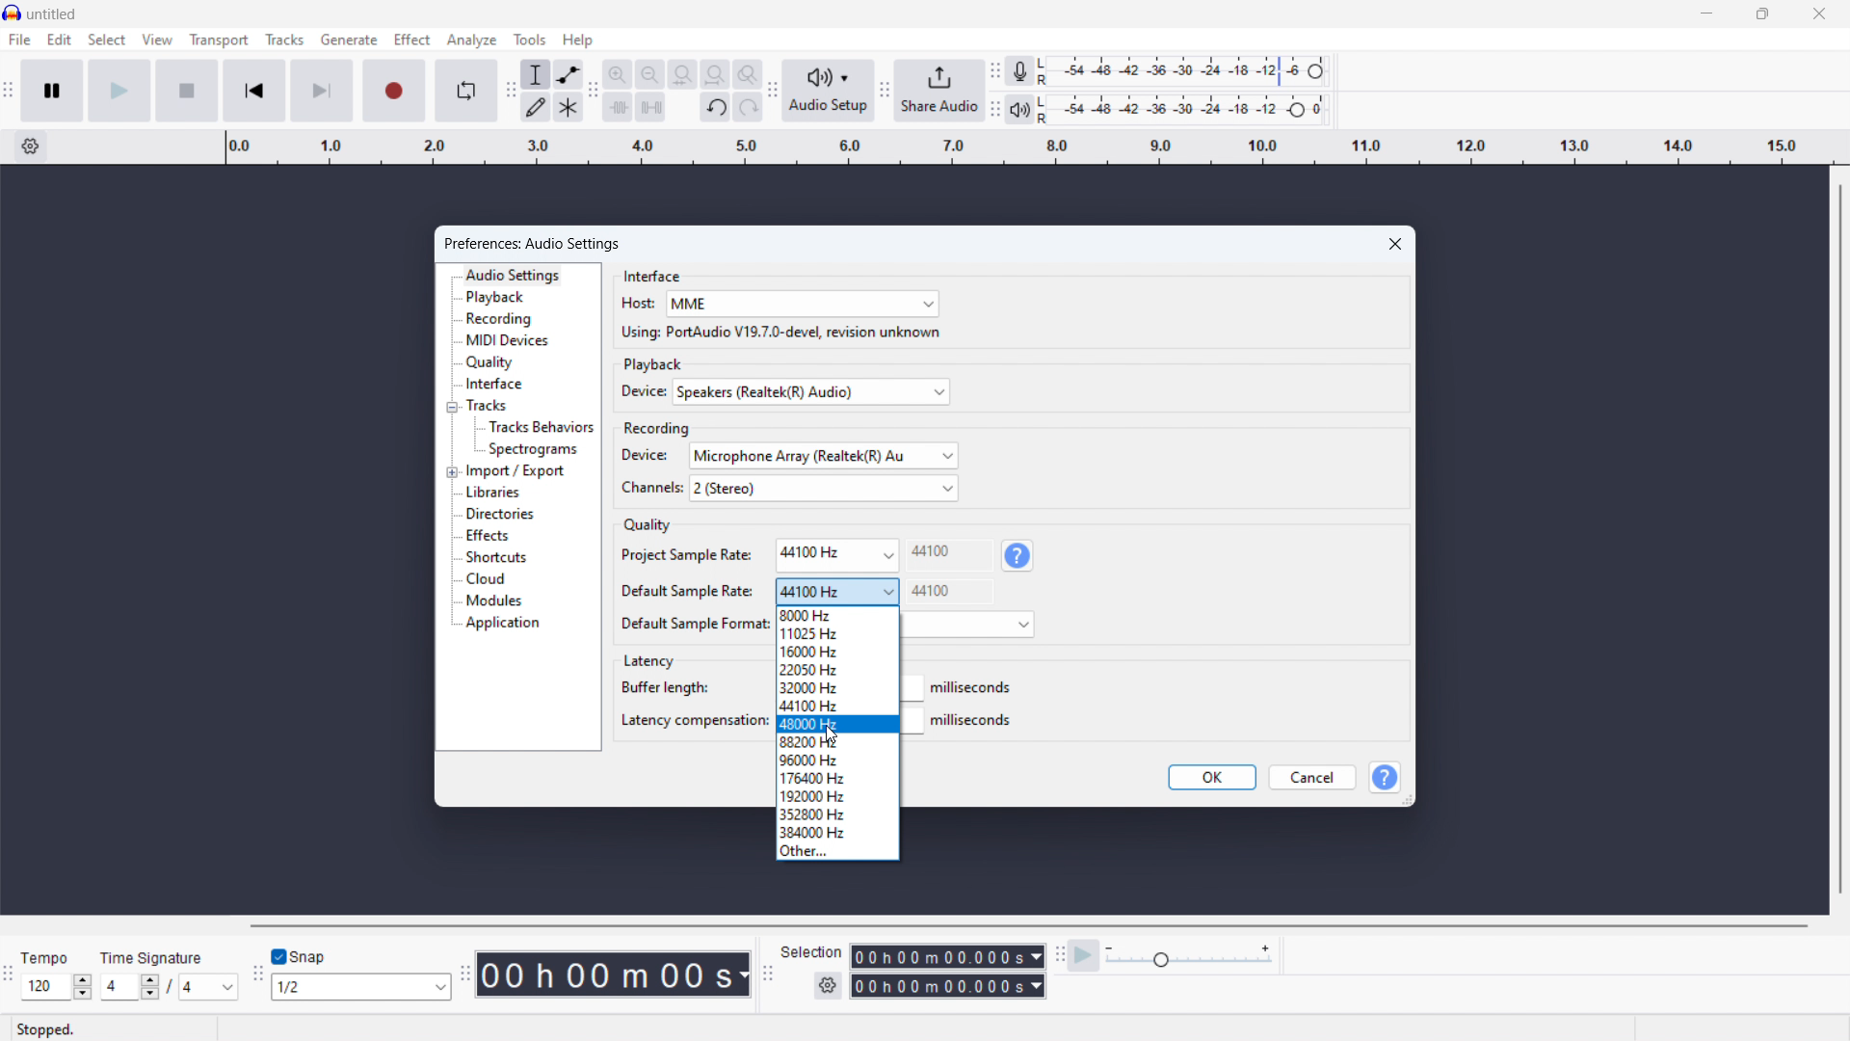 Image resolution: width=1850 pixels, height=1041 pixels. Describe the element at coordinates (45, 958) in the screenshot. I see `Tempo` at that location.